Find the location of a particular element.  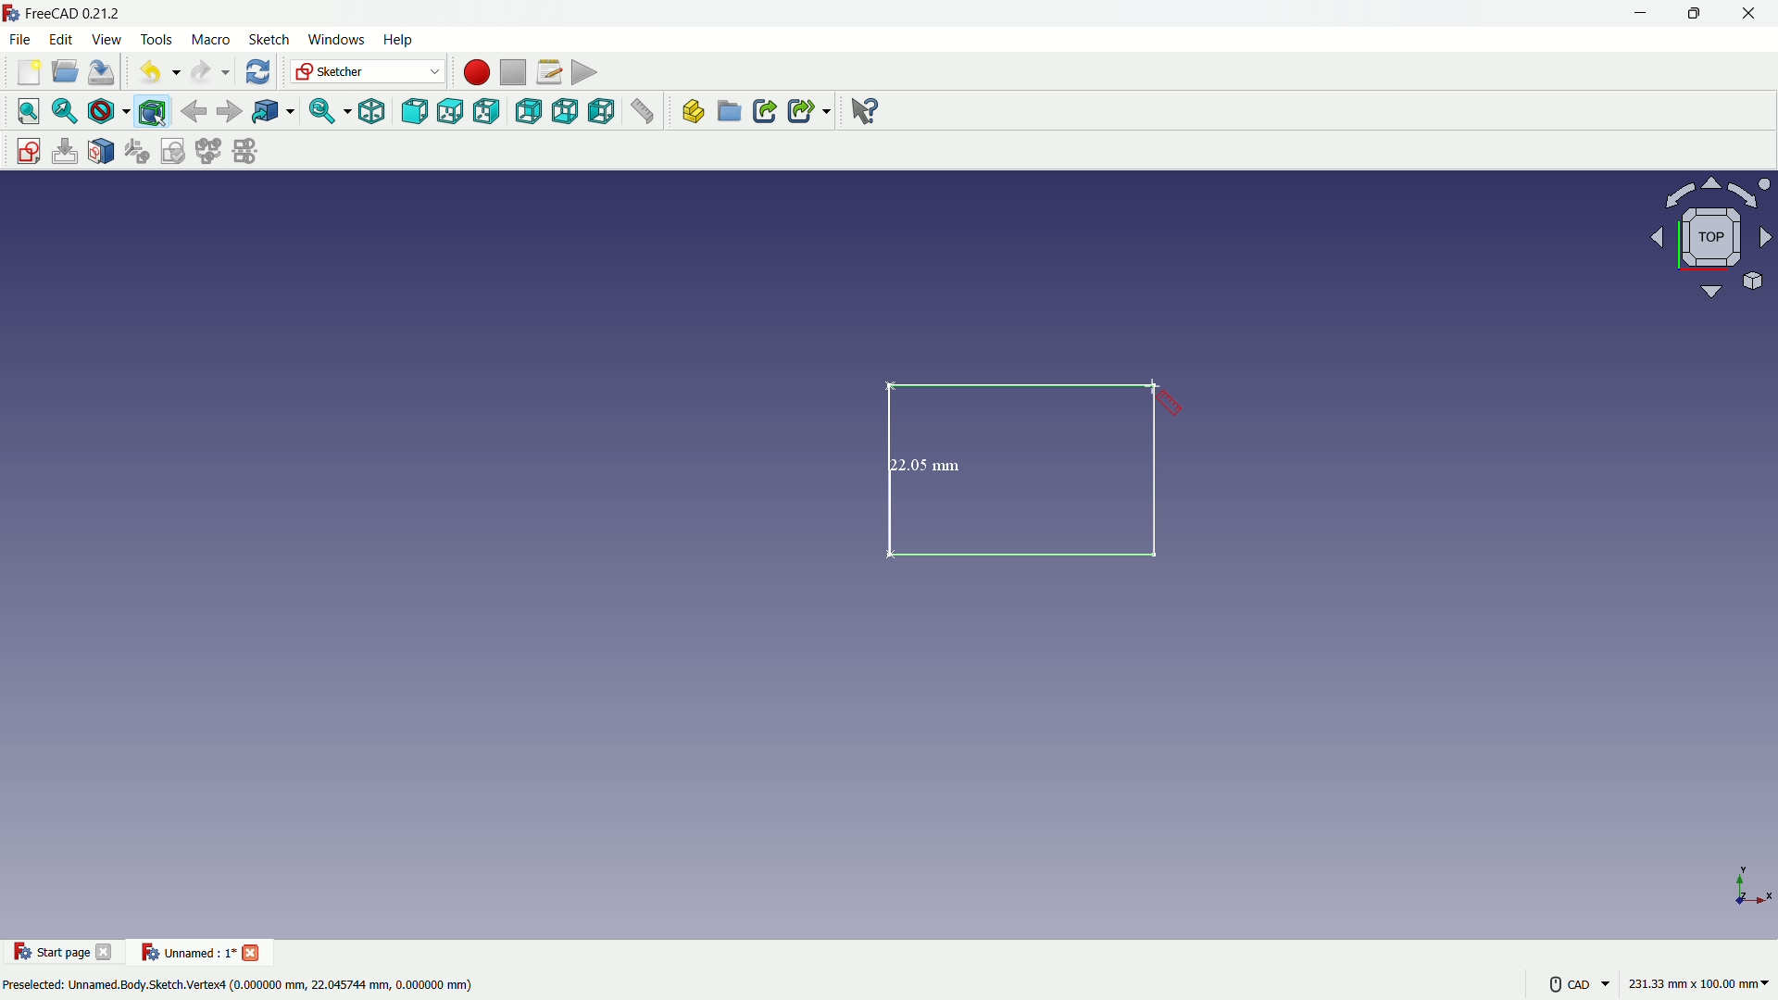

draw style is located at coordinates (108, 111).